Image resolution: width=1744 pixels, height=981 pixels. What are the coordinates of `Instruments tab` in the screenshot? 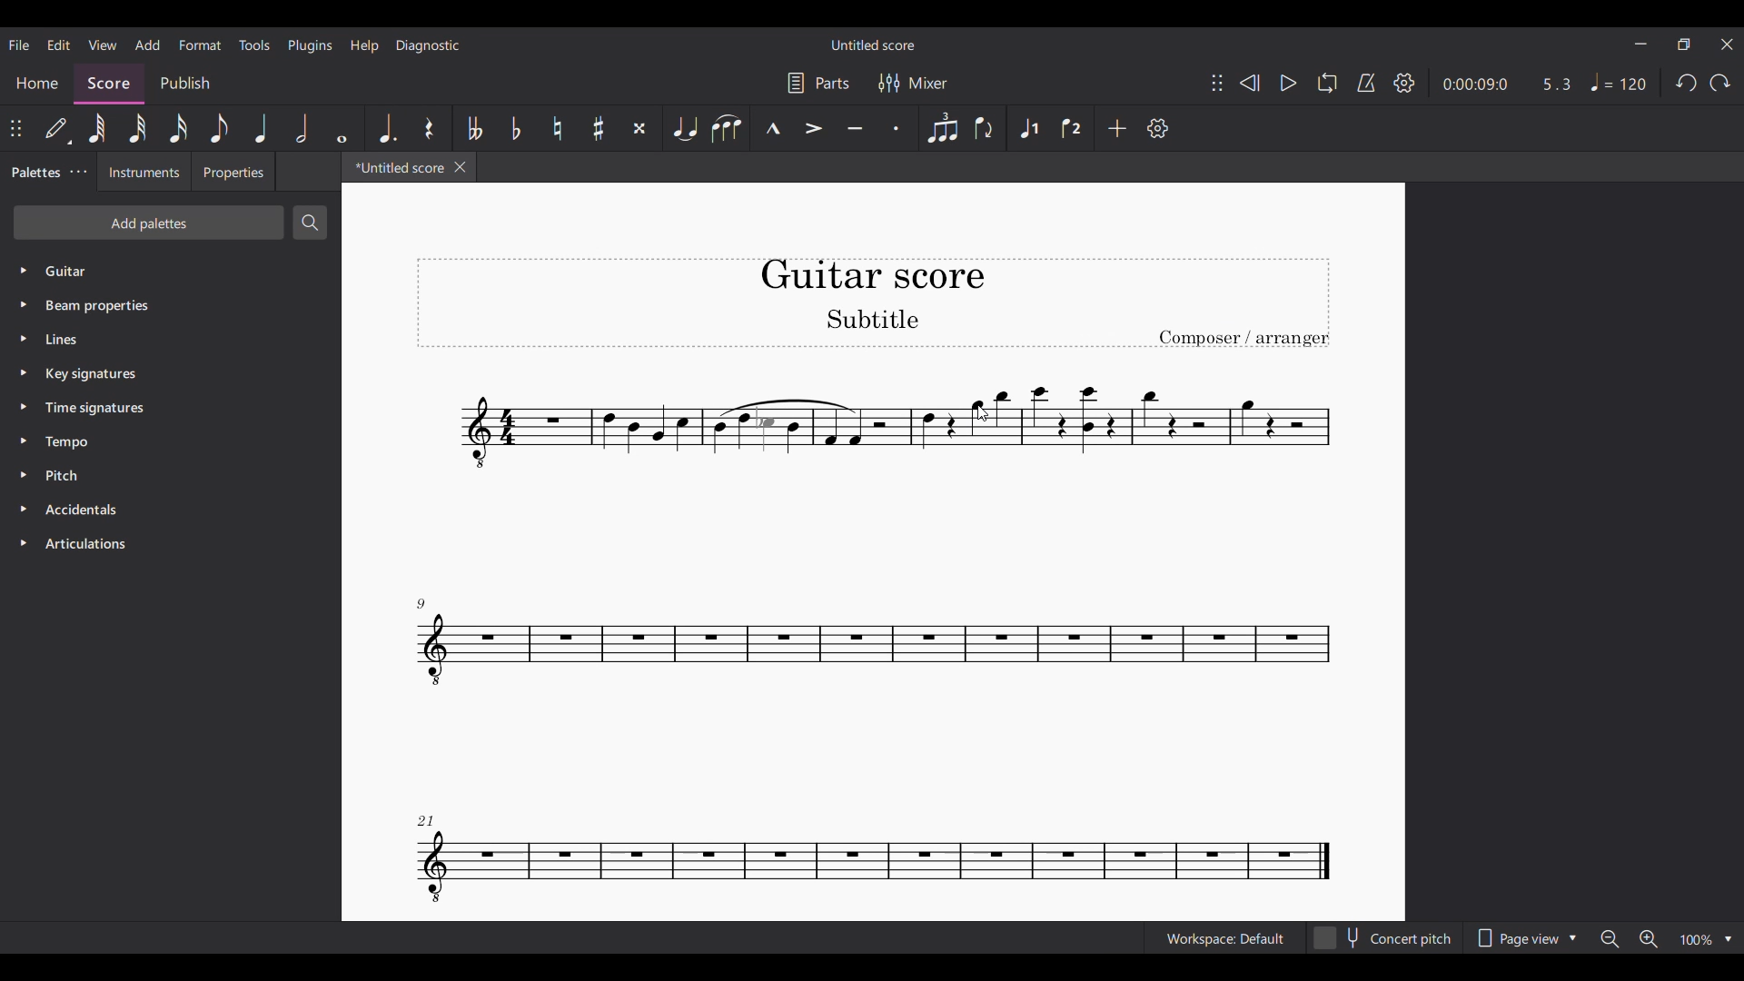 It's located at (144, 172).